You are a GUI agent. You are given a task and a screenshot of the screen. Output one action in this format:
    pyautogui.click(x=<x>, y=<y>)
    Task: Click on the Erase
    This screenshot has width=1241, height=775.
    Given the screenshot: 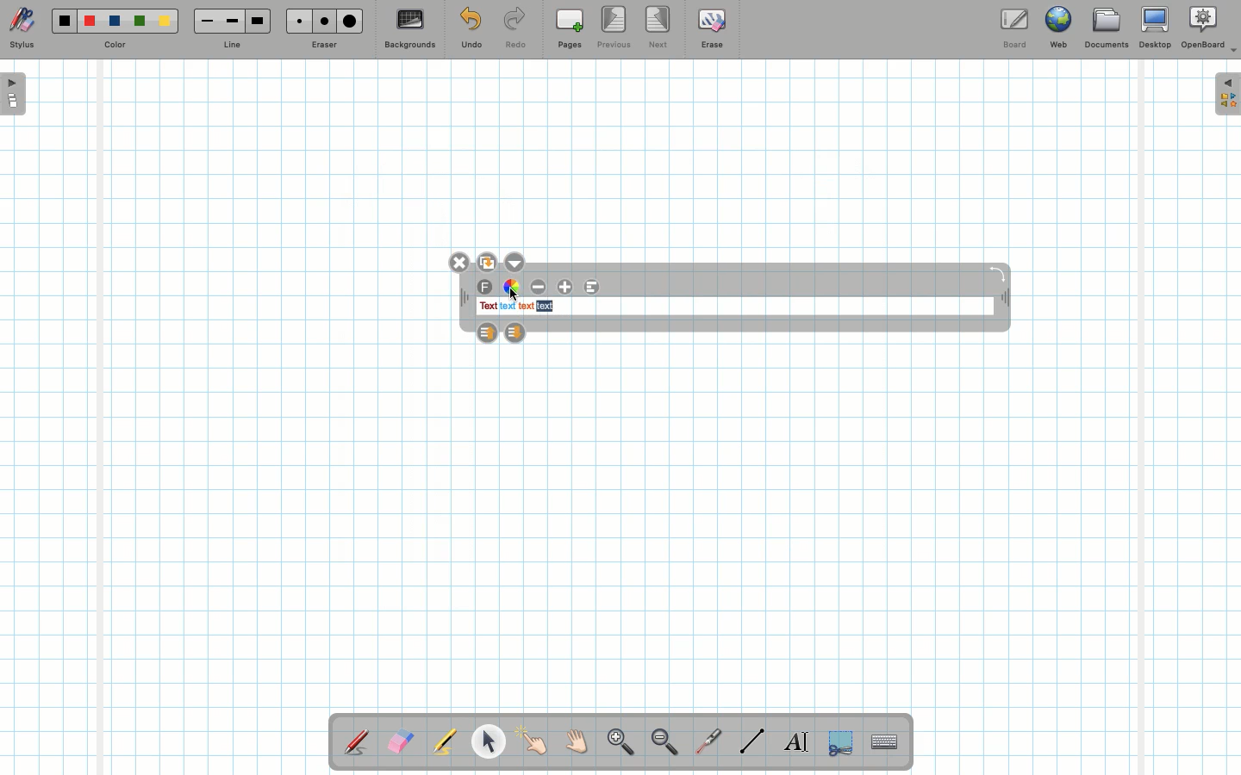 What is the action you would take?
    pyautogui.click(x=711, y=28)
    